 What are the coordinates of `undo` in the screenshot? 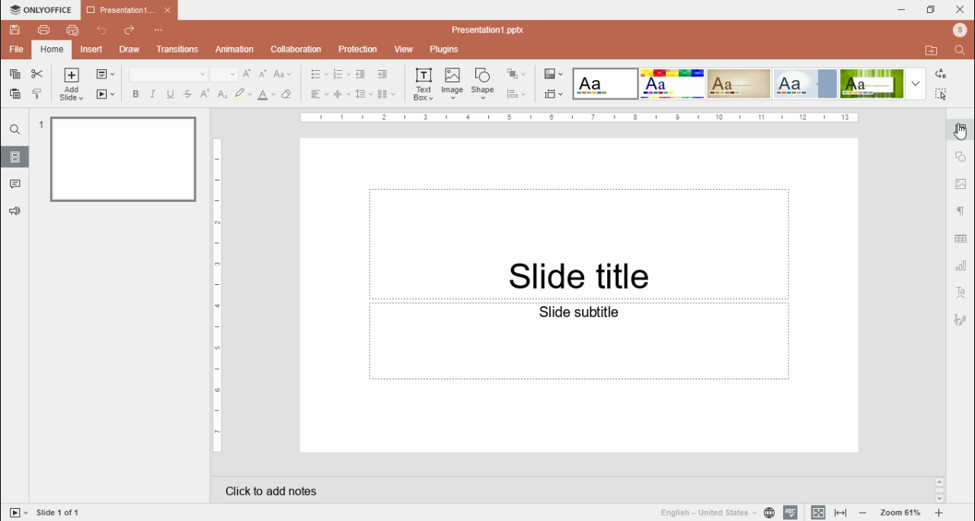 It's located at (103, 30).